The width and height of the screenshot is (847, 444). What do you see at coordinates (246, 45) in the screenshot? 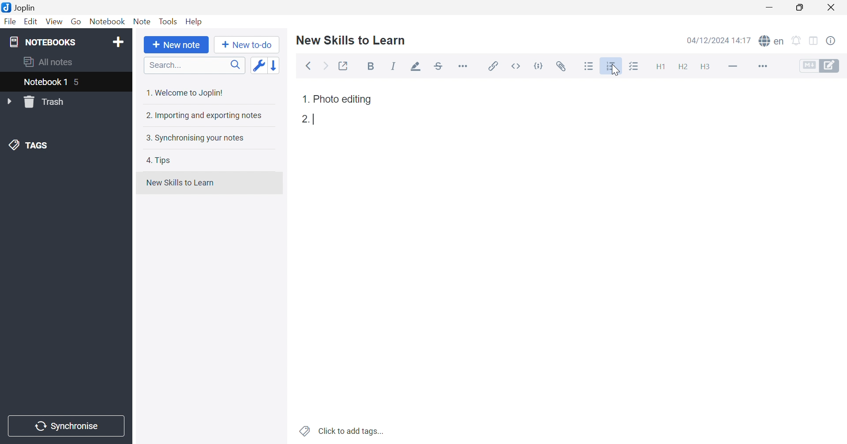
I see `New to-do` at bounding box center [246, 45].